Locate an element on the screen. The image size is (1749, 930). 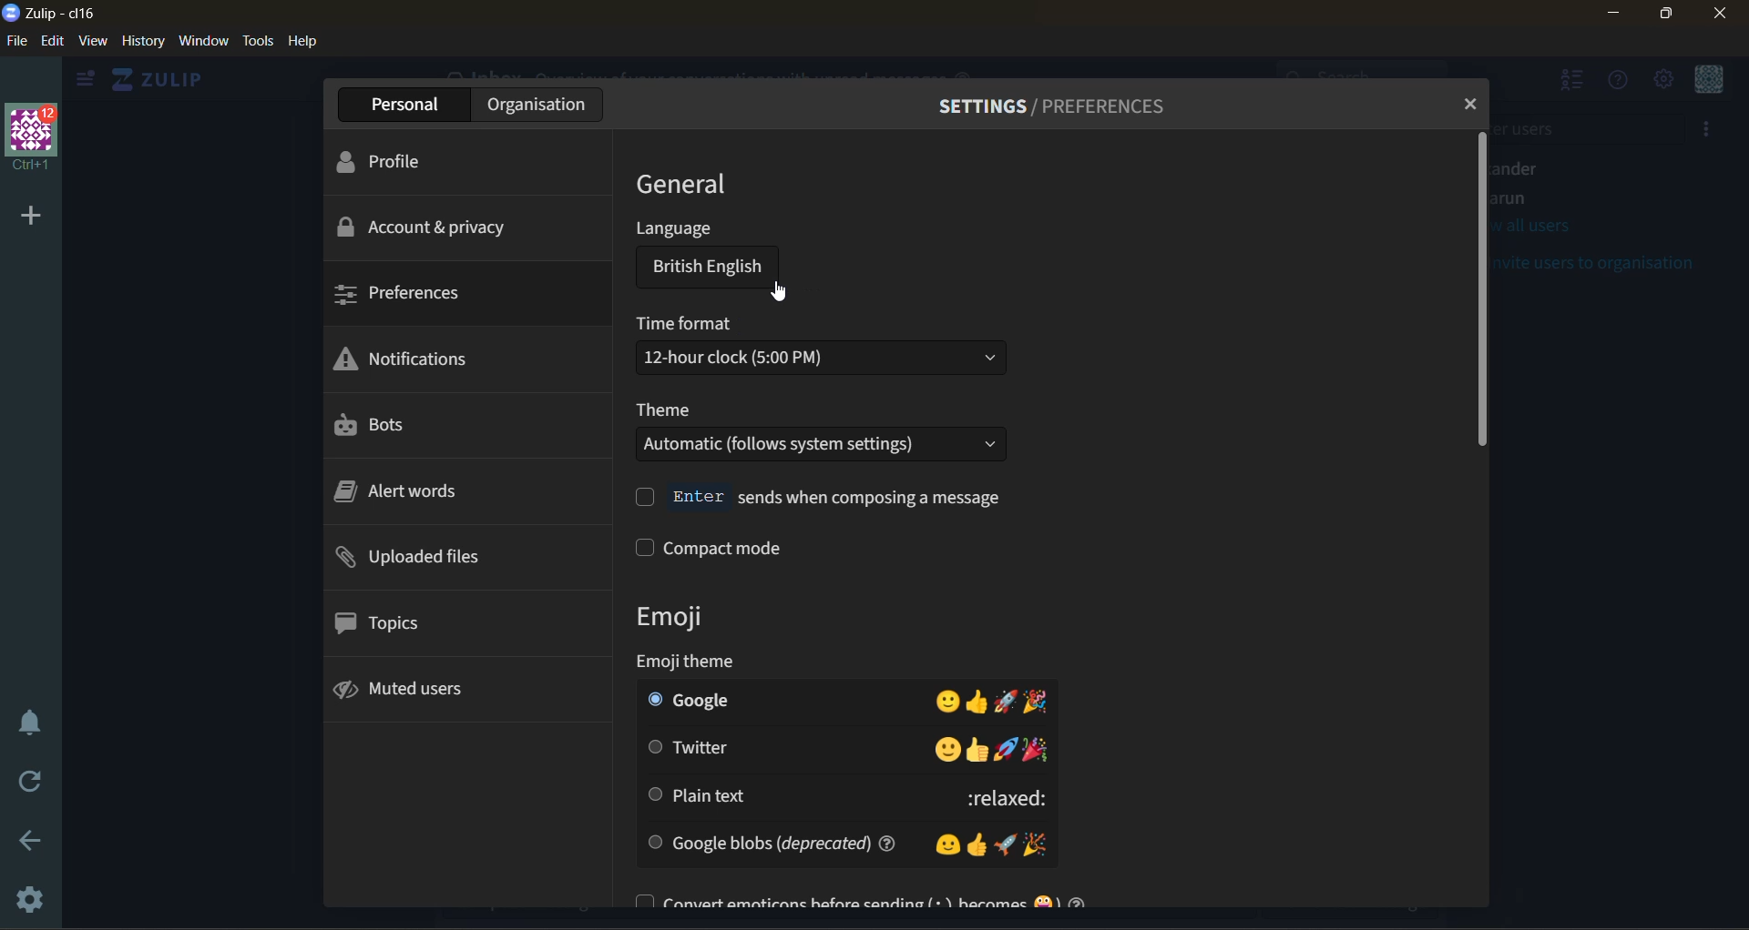
muted users is located at coordinates (419, 690).